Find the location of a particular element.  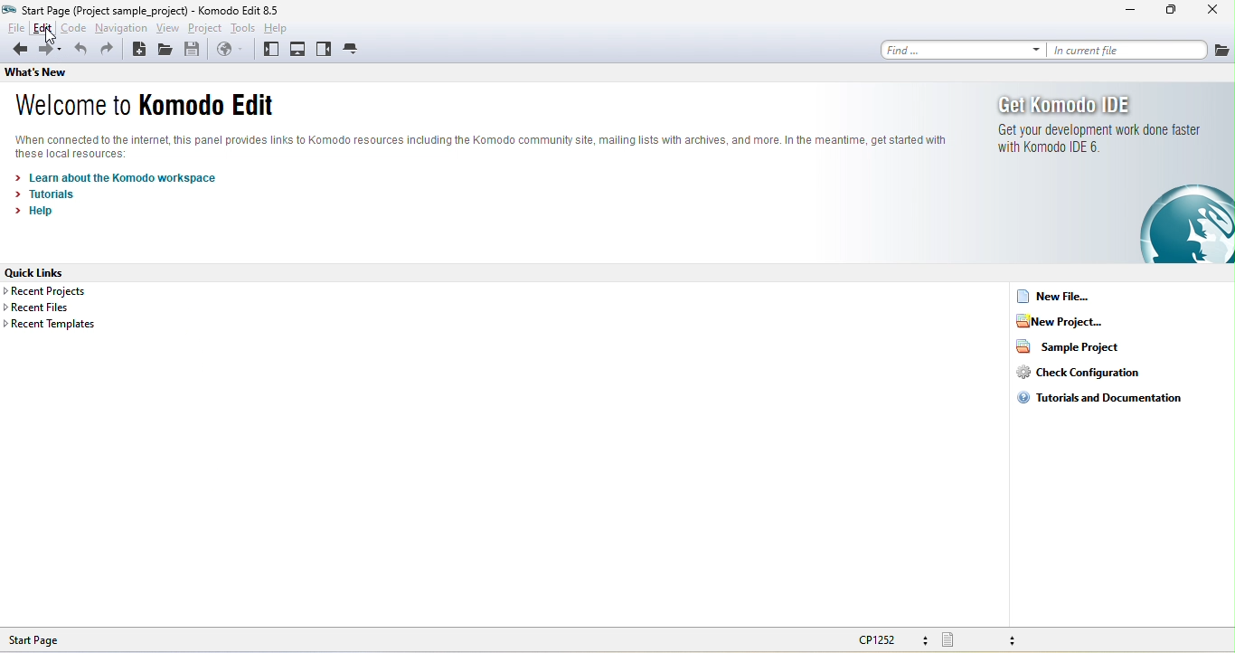

help is located at coordinates (31, 213).